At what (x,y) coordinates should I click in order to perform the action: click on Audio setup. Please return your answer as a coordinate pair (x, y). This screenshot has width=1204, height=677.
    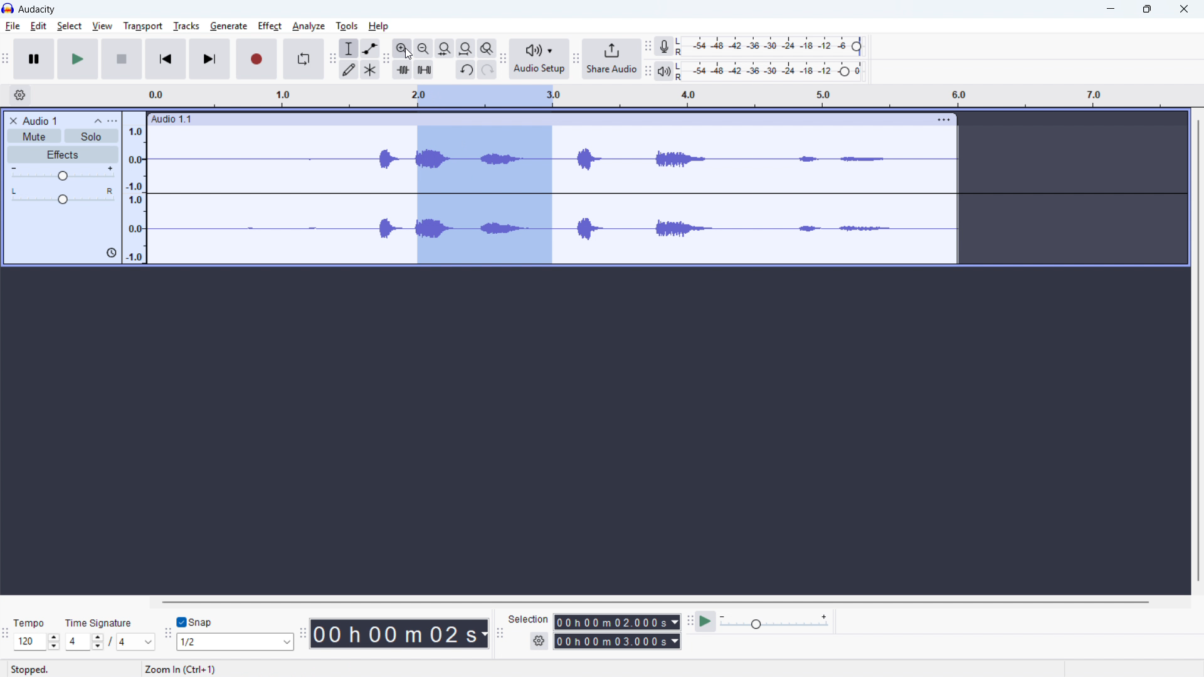
    Looking at the image, I should click on (539, 59).